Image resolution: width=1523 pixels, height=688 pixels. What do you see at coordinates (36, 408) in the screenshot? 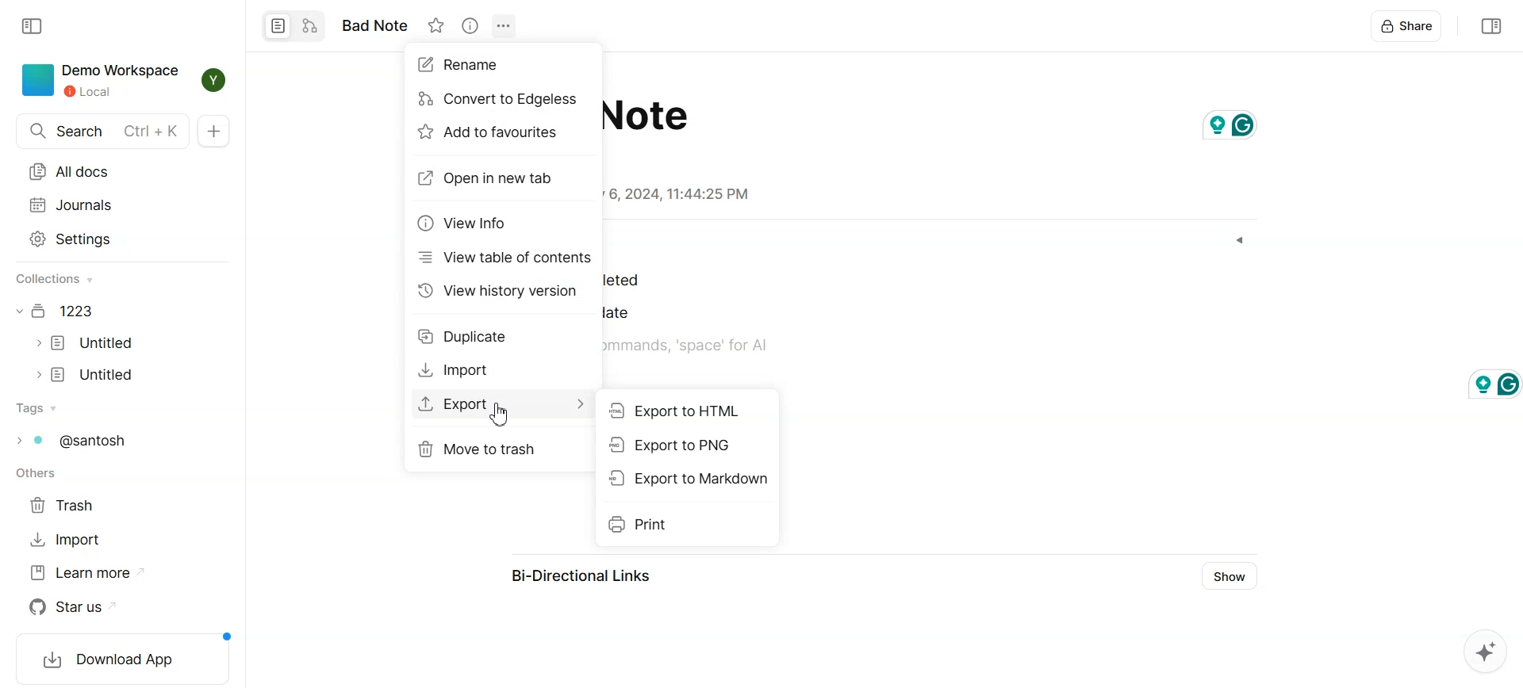
I see `Tags` at bounding box center [36, 408].